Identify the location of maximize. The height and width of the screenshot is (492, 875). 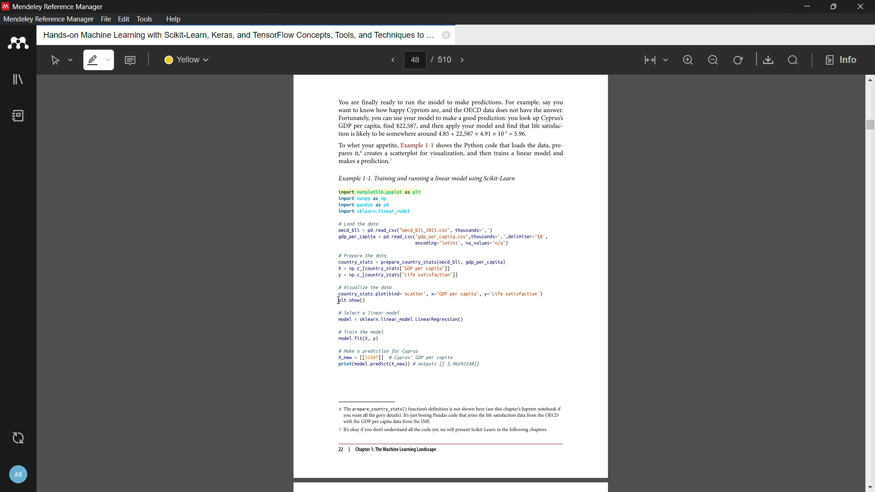
(832, 6).